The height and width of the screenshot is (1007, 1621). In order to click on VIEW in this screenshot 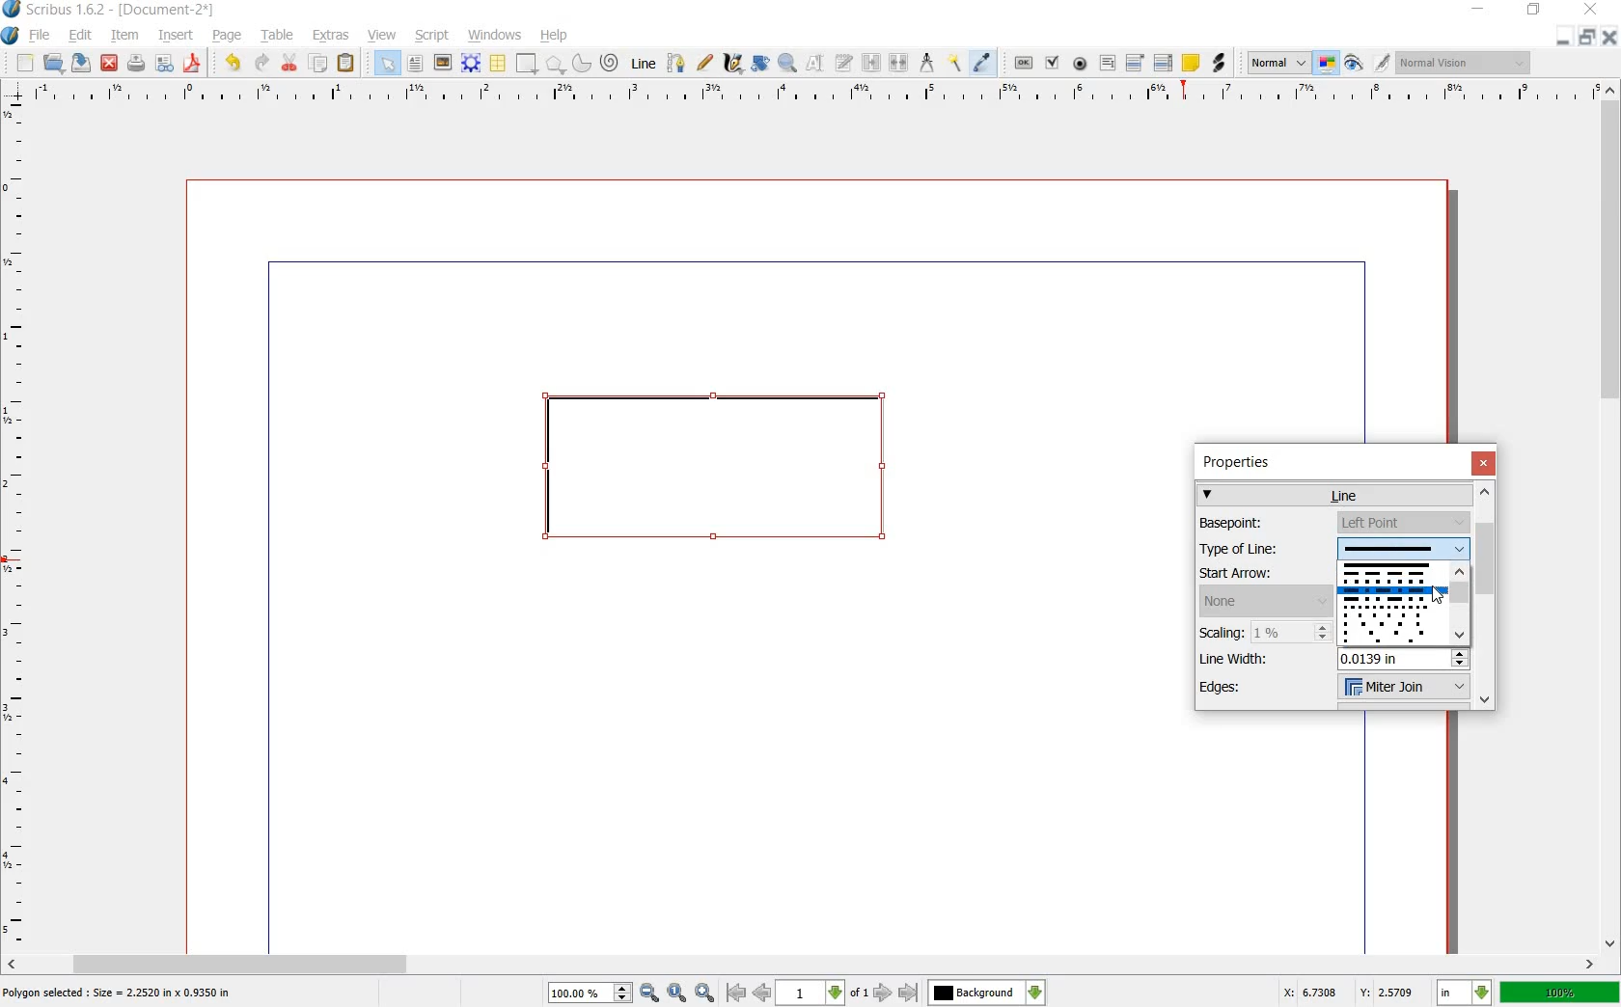, I will do `click(380, 37)`.